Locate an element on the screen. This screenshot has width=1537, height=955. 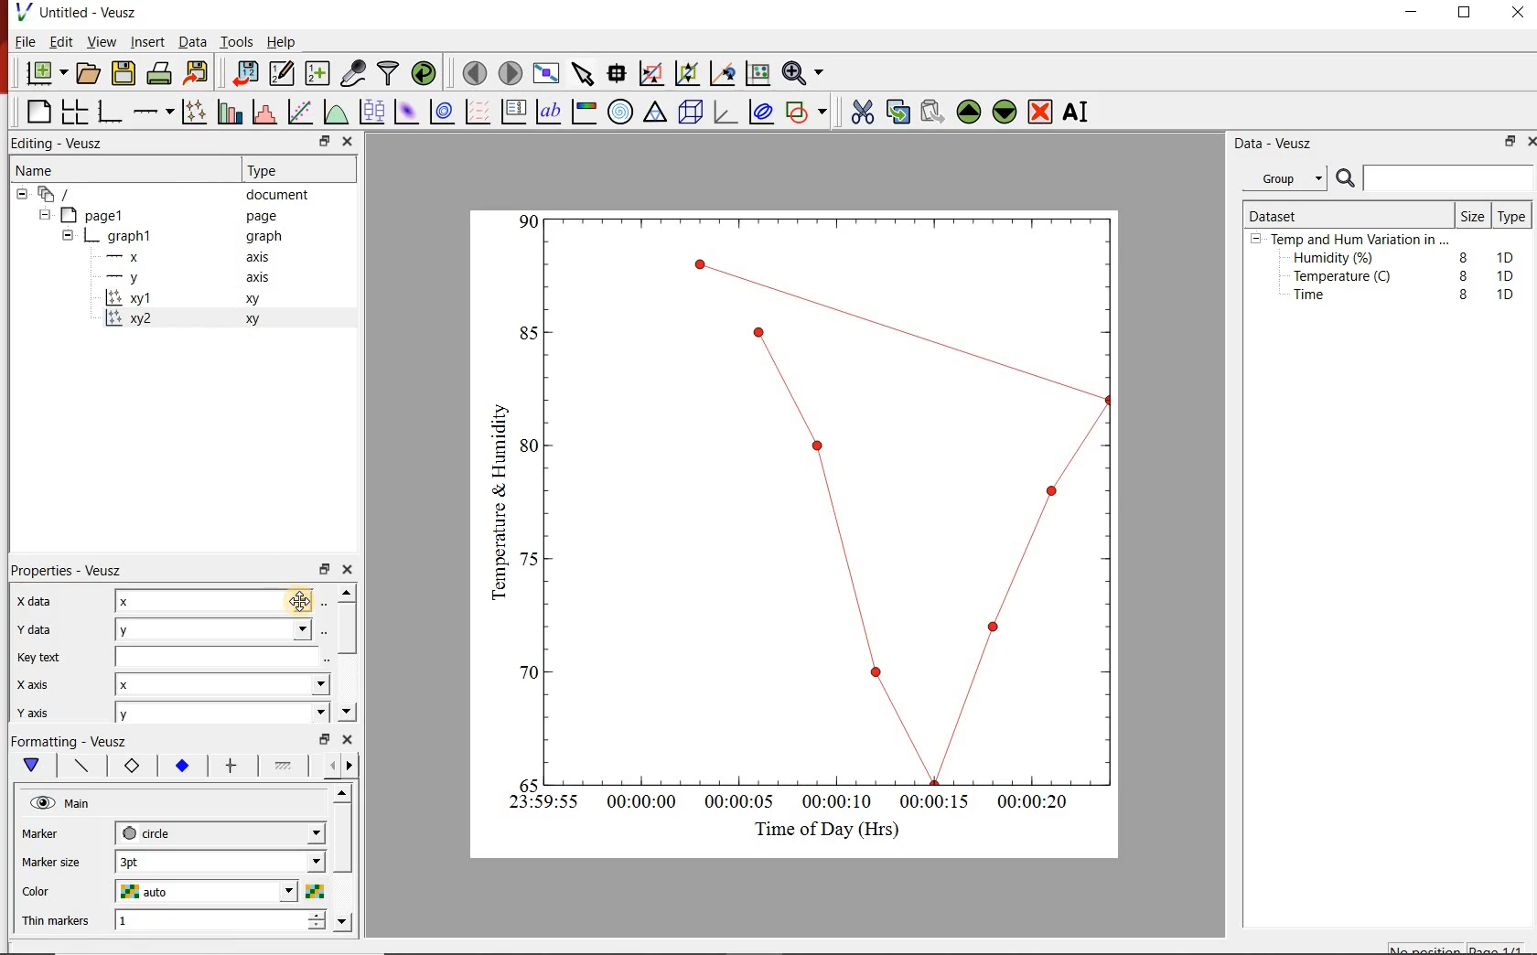
y axis dropdown is located at coordinates (285, 715).